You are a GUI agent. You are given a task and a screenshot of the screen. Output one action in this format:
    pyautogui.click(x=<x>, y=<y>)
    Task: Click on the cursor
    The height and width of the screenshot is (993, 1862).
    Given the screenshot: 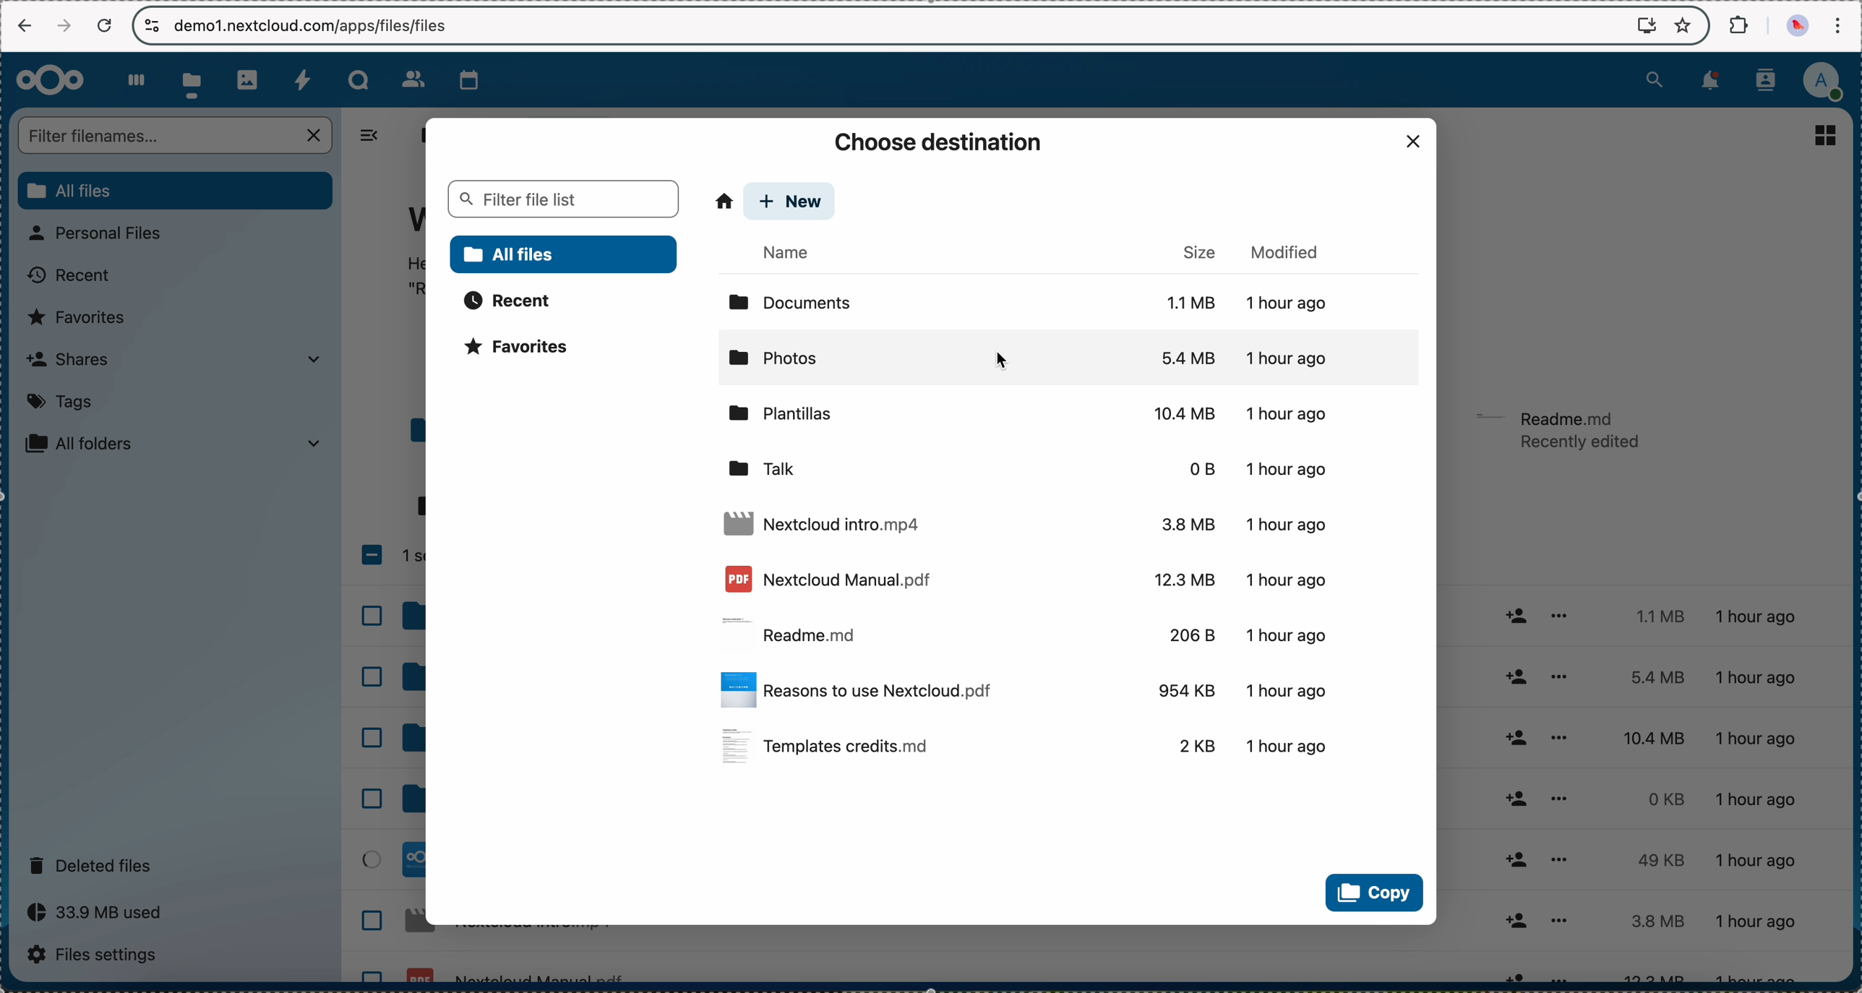 What is the action you would take?
    pyautogui.click(x=998, y=362)
    